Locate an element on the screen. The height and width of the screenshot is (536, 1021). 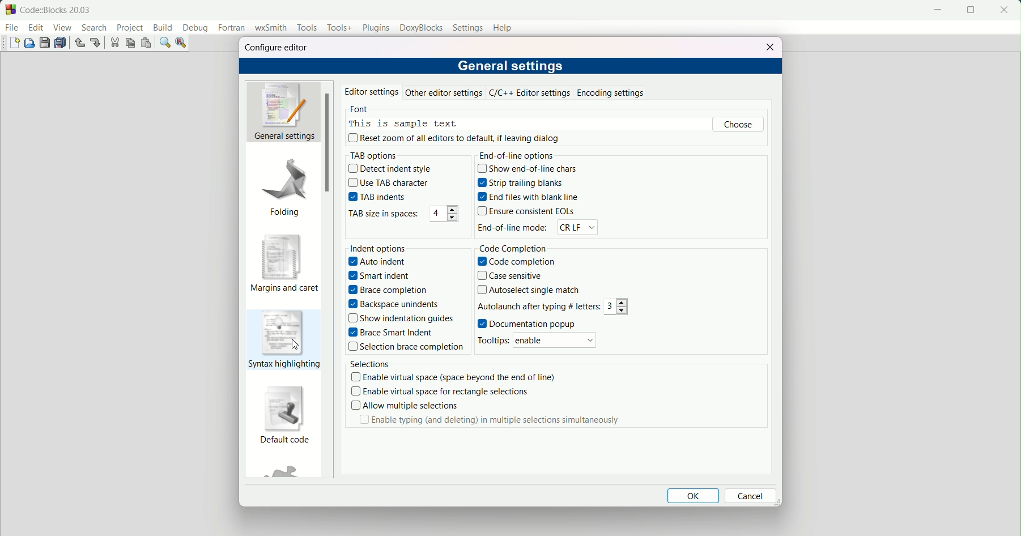
general settings is located at coordinates (512, 65).